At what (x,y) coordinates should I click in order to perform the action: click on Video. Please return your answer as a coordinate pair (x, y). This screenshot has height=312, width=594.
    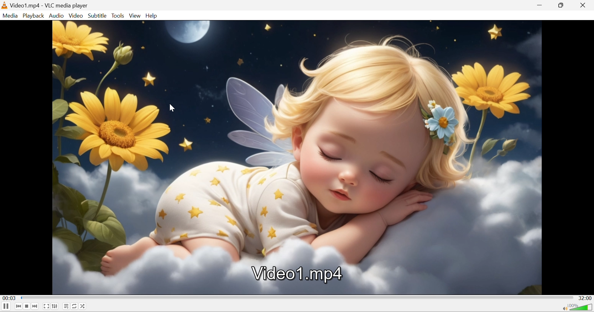
    Looking at the image, I should click on (76, 15).